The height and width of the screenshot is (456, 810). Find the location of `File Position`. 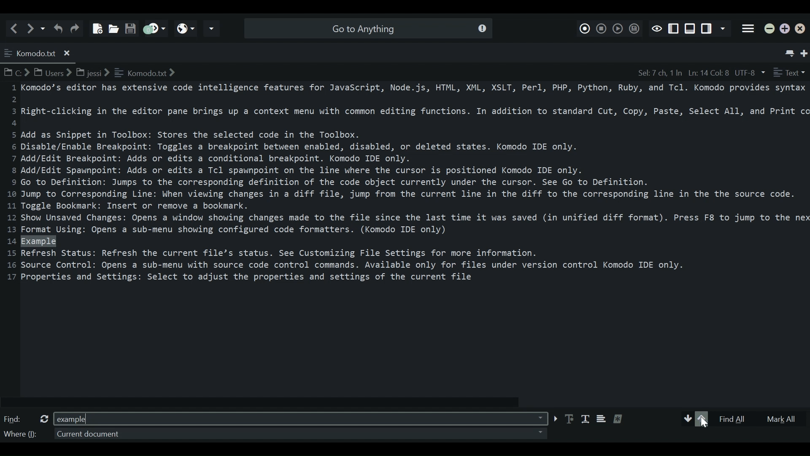

File Position is located at coordinates (682, 73).